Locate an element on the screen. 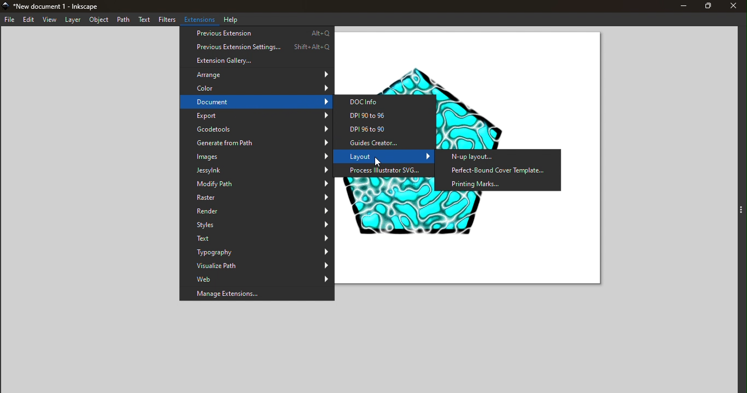 The width and height of the screenshot is (747, 393). Path is located at coordinates (124, 21).